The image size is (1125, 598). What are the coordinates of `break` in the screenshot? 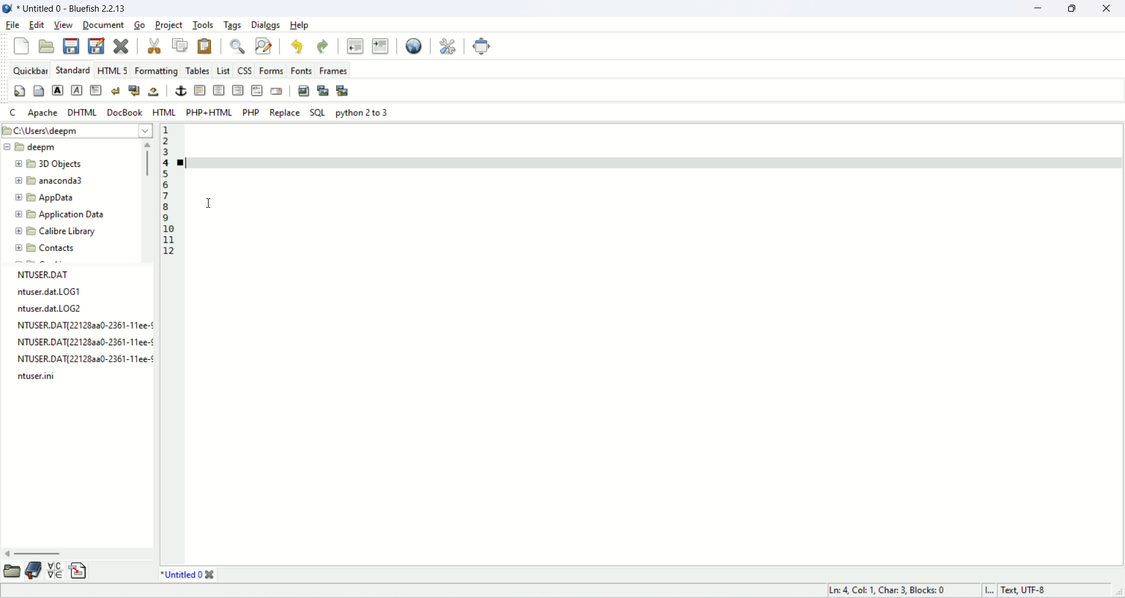 It's located at (117, 91).